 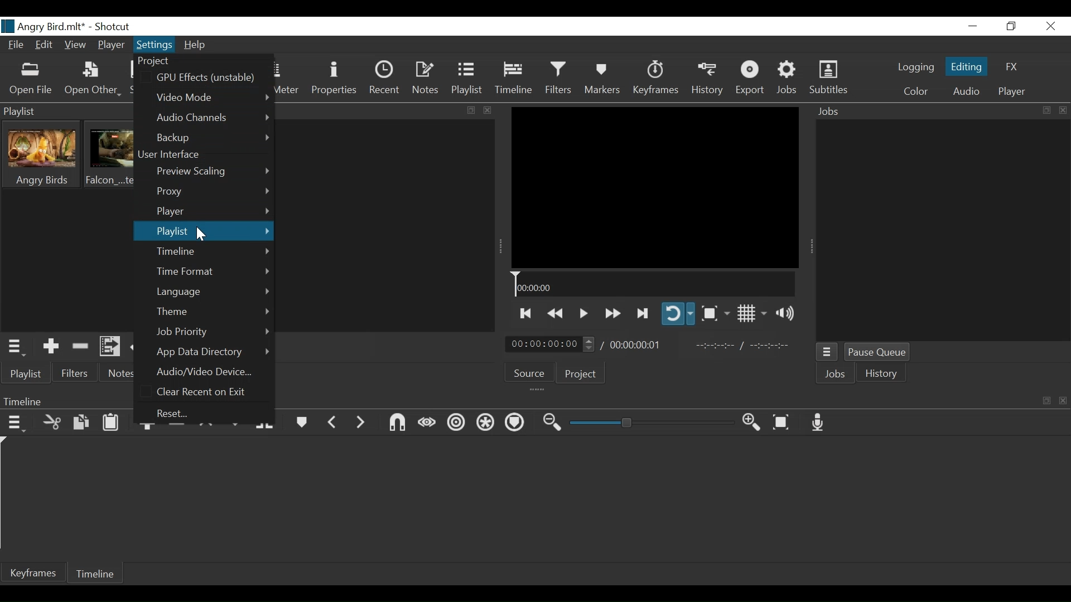 What do you see at coordinates (213, 271) in the screenshot?
I see `Time Format` at bounding box center [213, 271].